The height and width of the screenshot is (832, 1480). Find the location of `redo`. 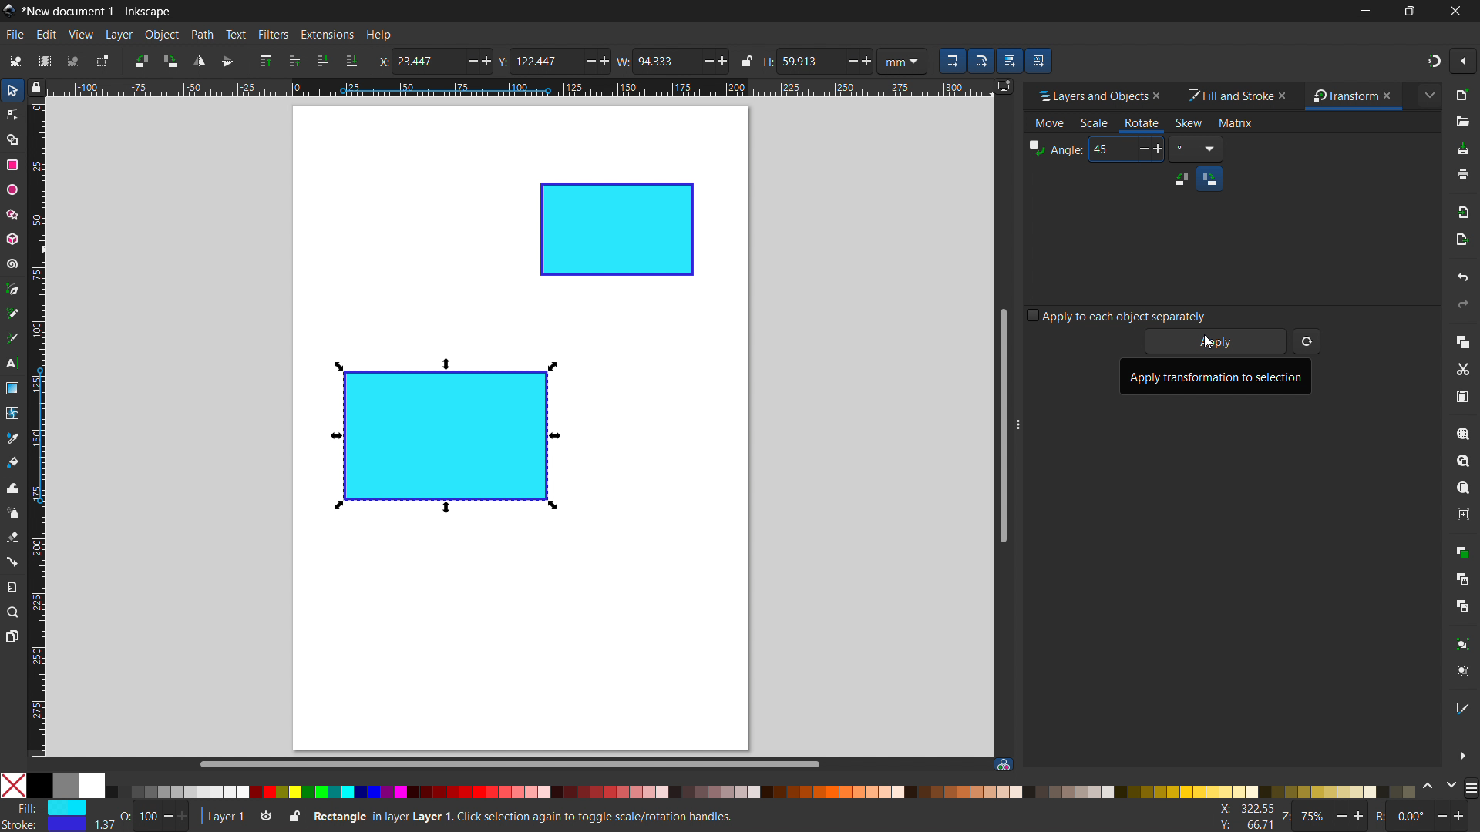

redo is located at coordinates (1463, 304).